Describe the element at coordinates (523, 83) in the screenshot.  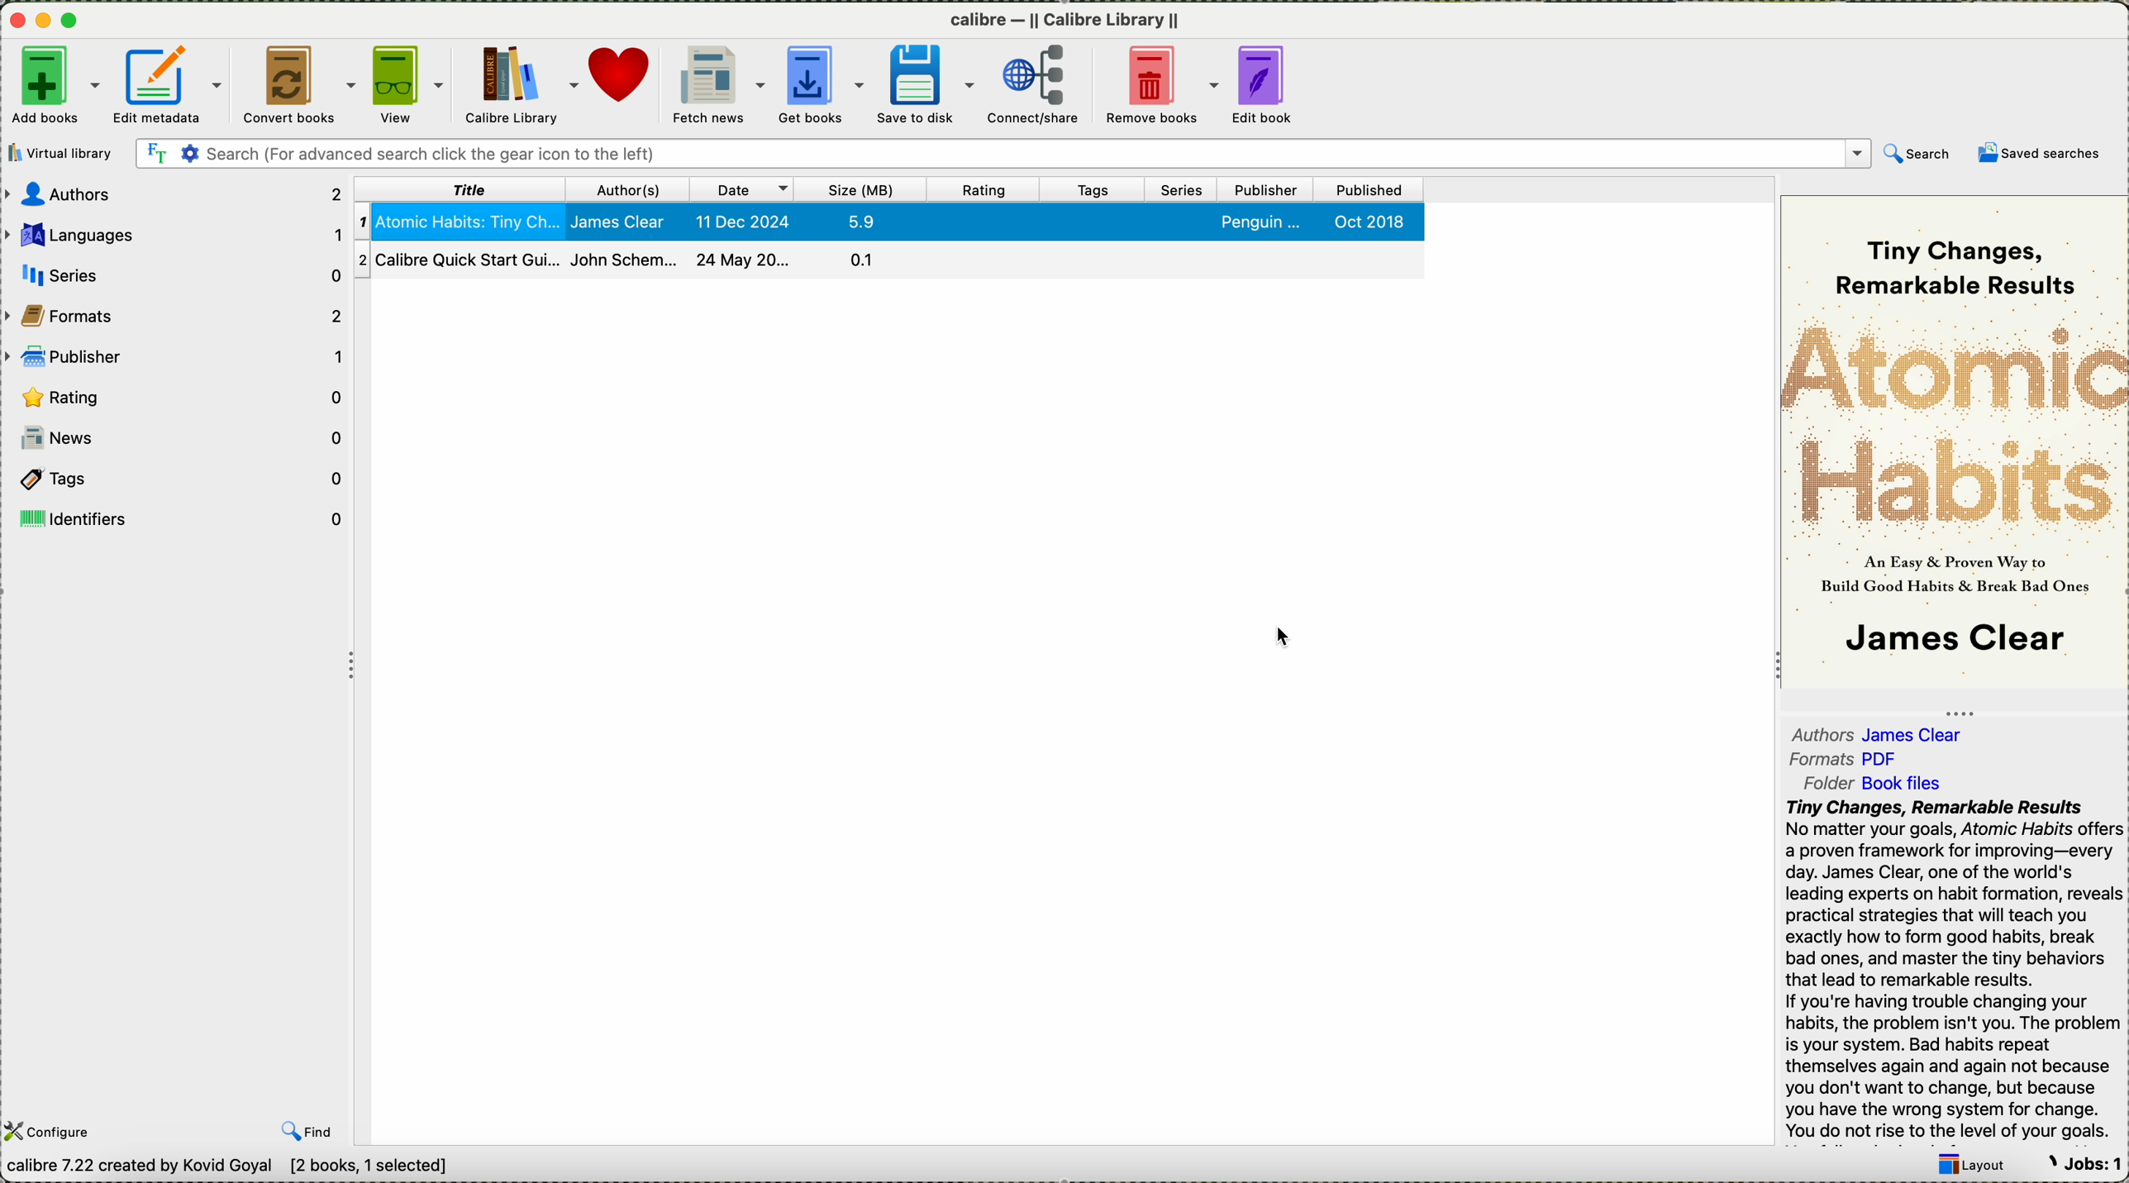
I see `calibre library` at that location.